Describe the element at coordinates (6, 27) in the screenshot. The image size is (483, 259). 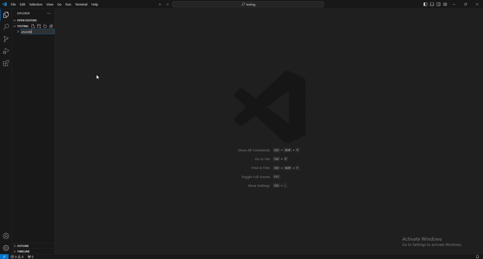
I see `search` at that location.